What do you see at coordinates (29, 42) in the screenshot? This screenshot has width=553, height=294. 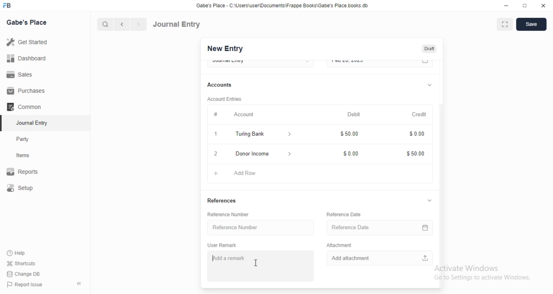 I see `Get Started` at bounding box center [29, 42].